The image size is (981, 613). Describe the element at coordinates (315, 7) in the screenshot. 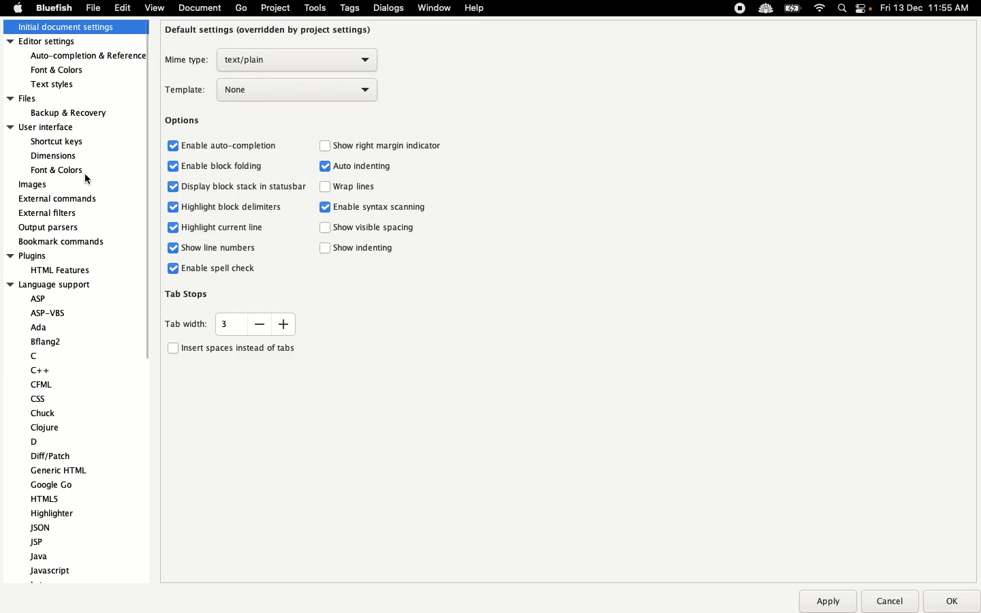

I see `Tools` at that location.